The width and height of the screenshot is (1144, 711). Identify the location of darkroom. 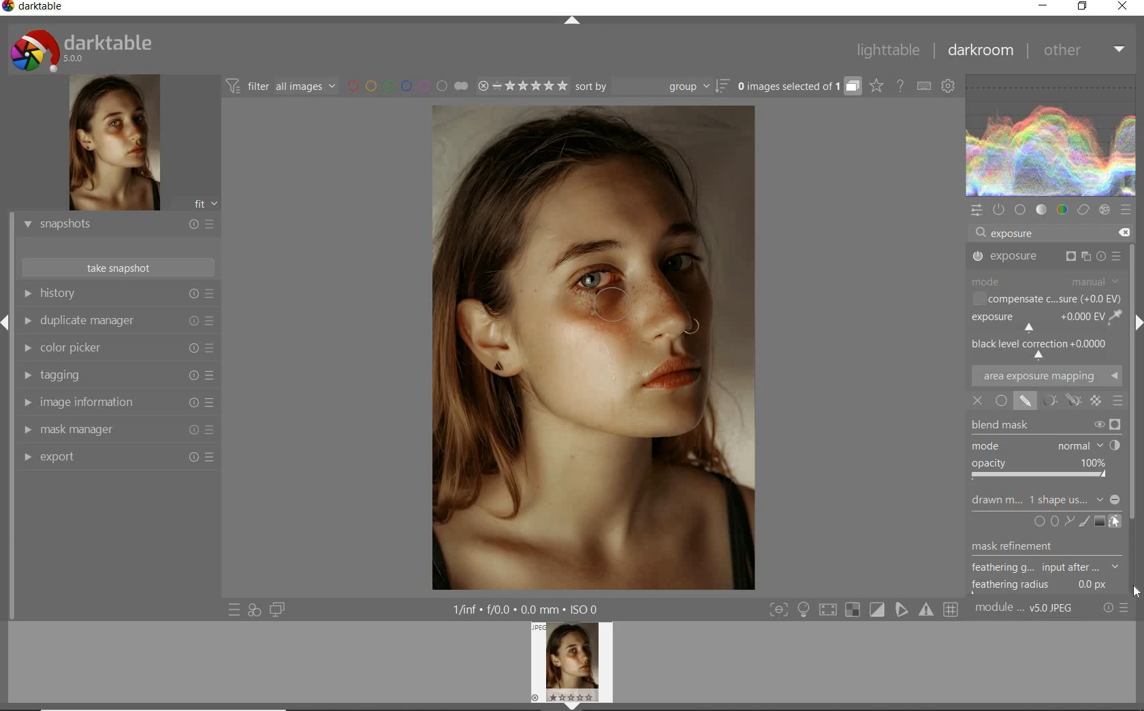
(979, 51).